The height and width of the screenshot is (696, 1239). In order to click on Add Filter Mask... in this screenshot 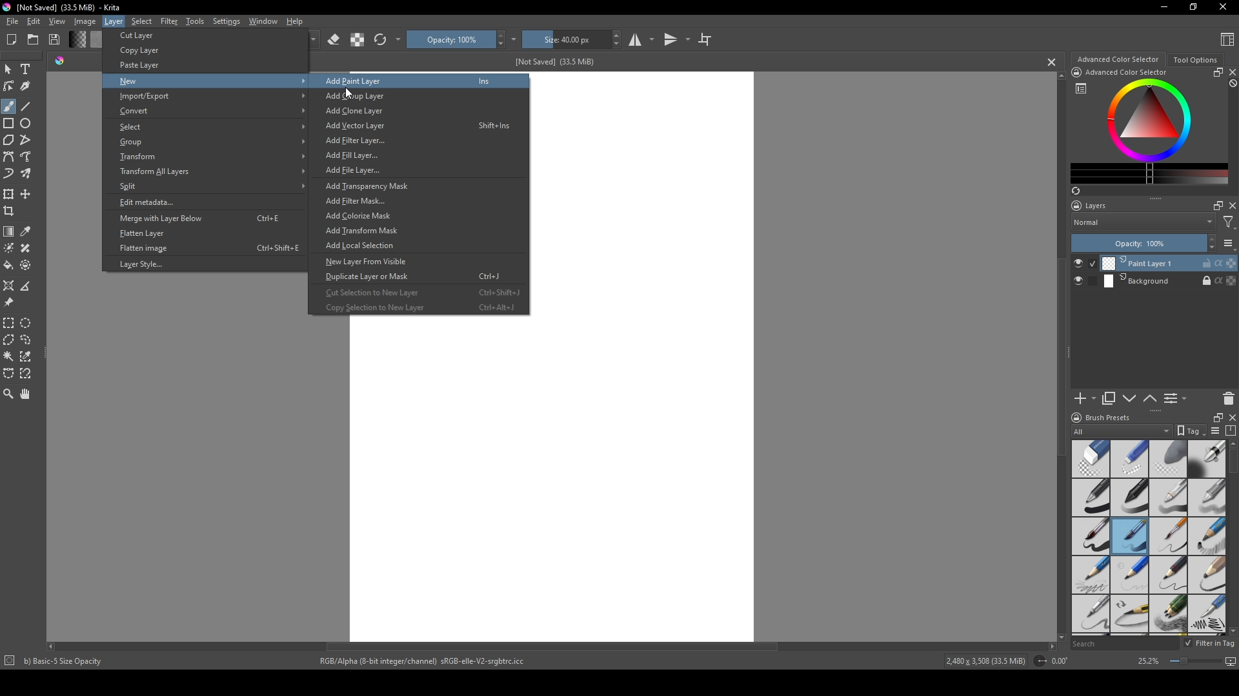, I will do `click(354, 201)`.